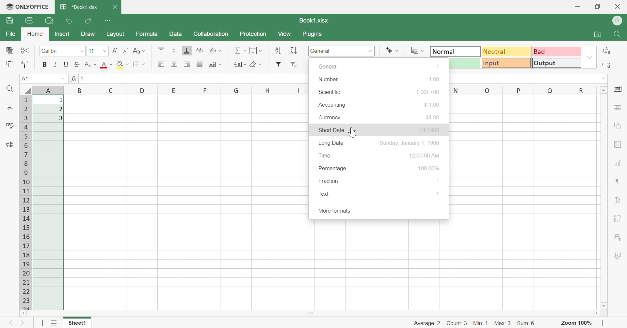 This screenshot has height=328, width=627. I want to click on , so click(598, 7).